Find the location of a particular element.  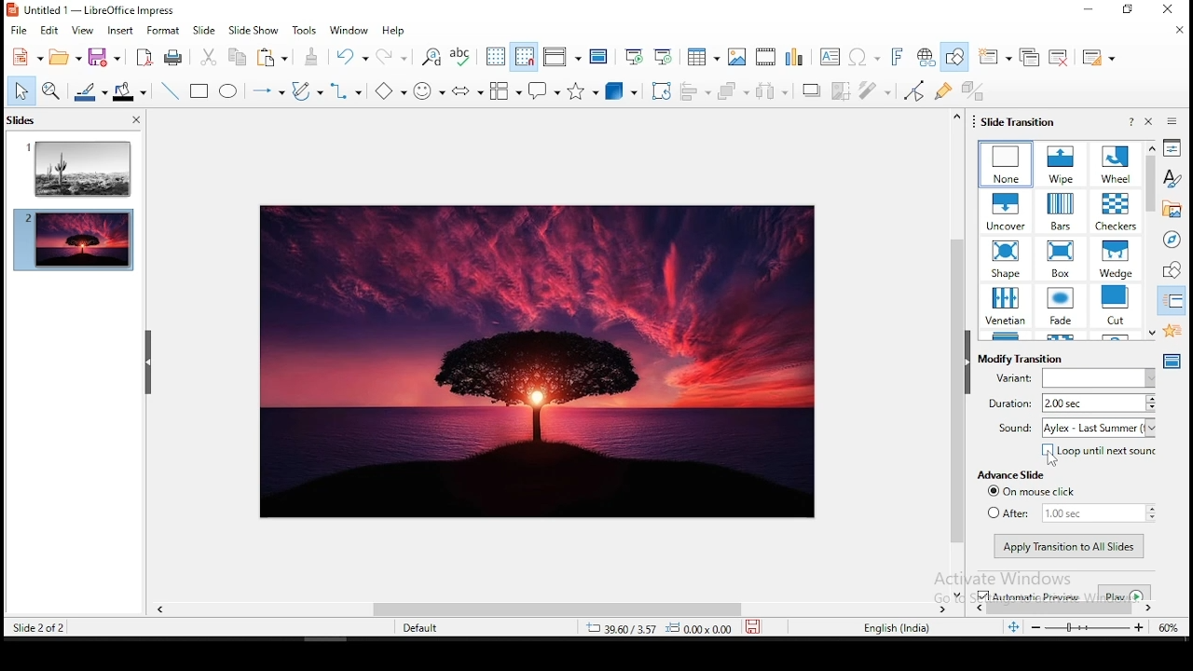

help is located at coordinates (394, 34).